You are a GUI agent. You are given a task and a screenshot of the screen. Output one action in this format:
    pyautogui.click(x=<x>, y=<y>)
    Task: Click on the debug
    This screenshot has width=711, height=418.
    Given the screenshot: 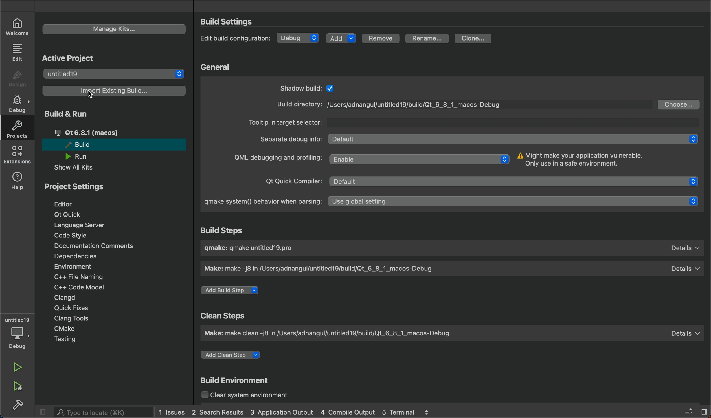 What is the action you would take?
    pyautogui.click(x=298, y=38)
    